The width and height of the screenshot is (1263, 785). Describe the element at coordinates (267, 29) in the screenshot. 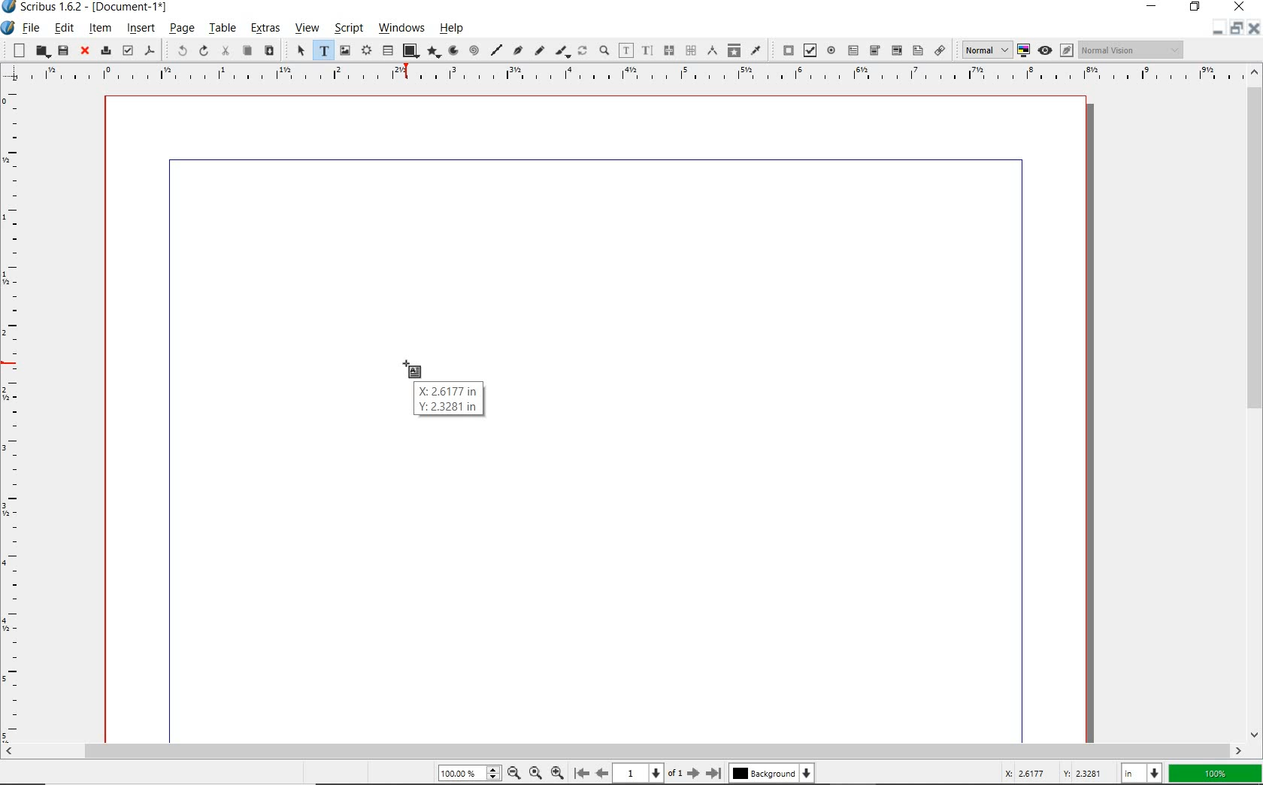

I see `extras` at that location.